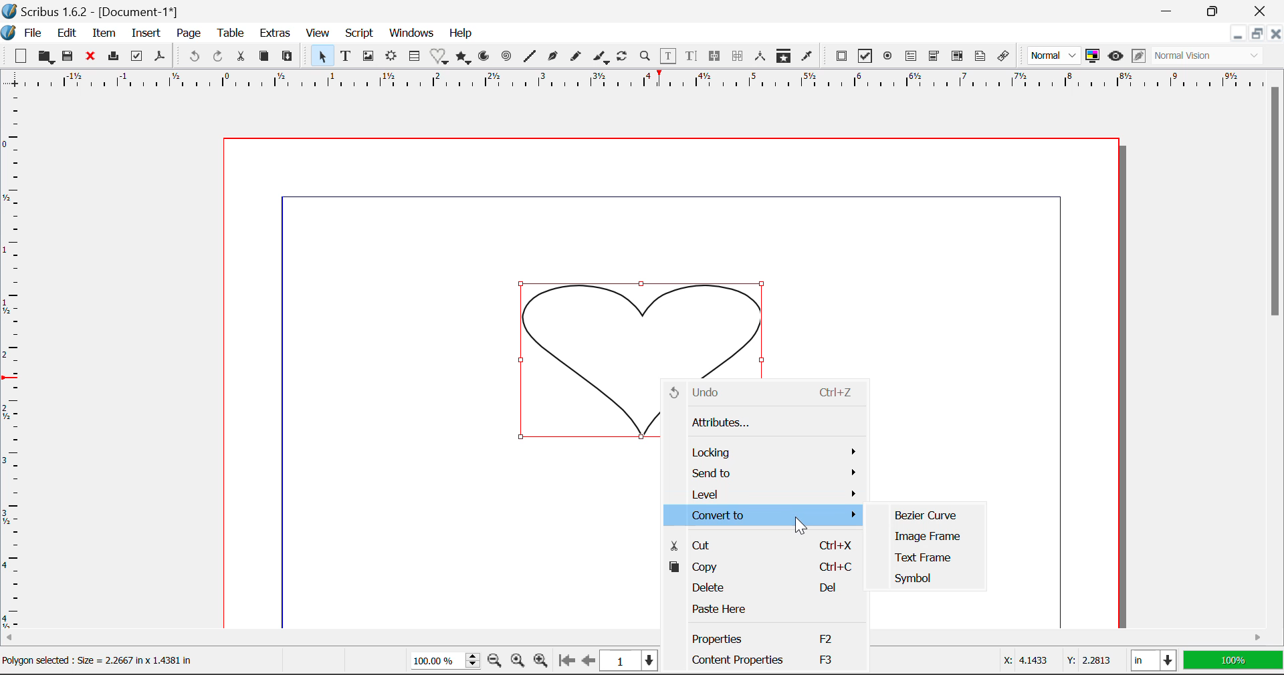 Image resolution: width=1284 pixels, height=675 pixels. I want to click on Polygon selected : Size = 2.2667 in x 1.4381 in, so click(101, 662).